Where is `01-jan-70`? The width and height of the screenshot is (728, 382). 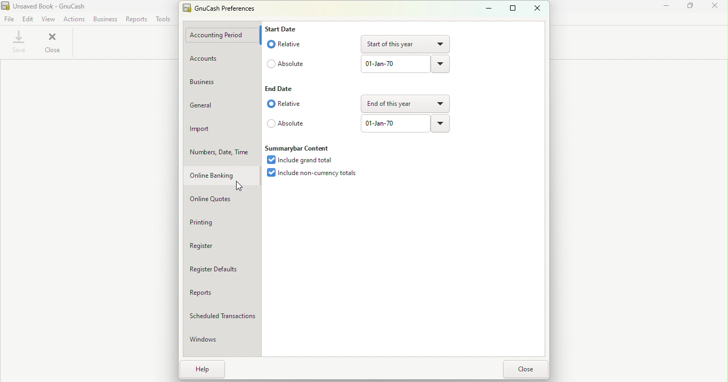
01-jan-70 is located at coordinates (392, 124).